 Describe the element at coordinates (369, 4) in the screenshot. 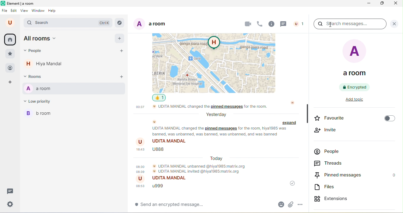

I see `minimize` at that location.